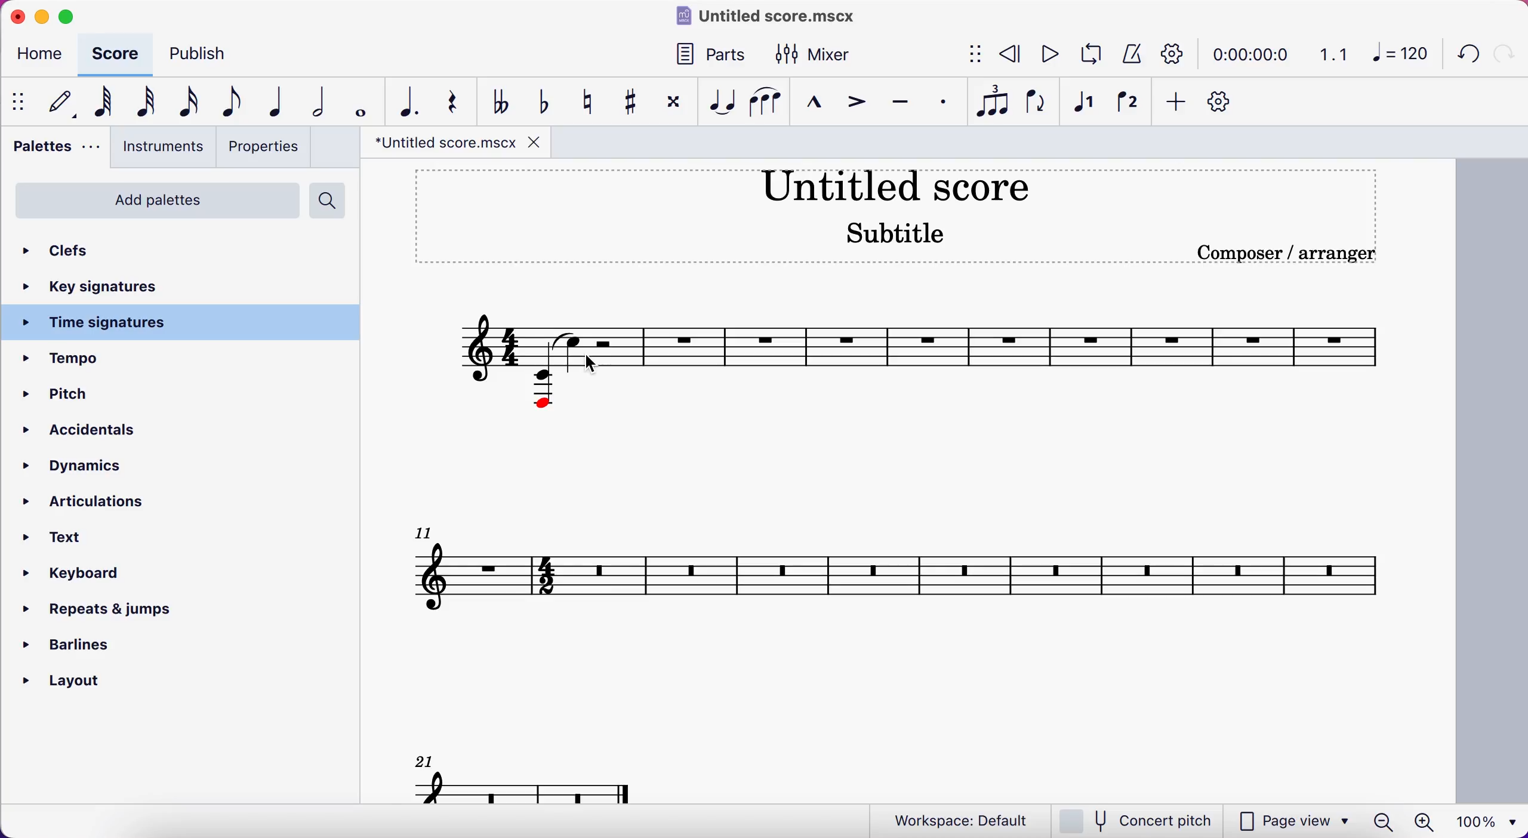 This screenshot has height=838, width=1528. What do you see at coordinates (63, 106) in the screenshot?
I see `default` at bounding box center [63, 106].